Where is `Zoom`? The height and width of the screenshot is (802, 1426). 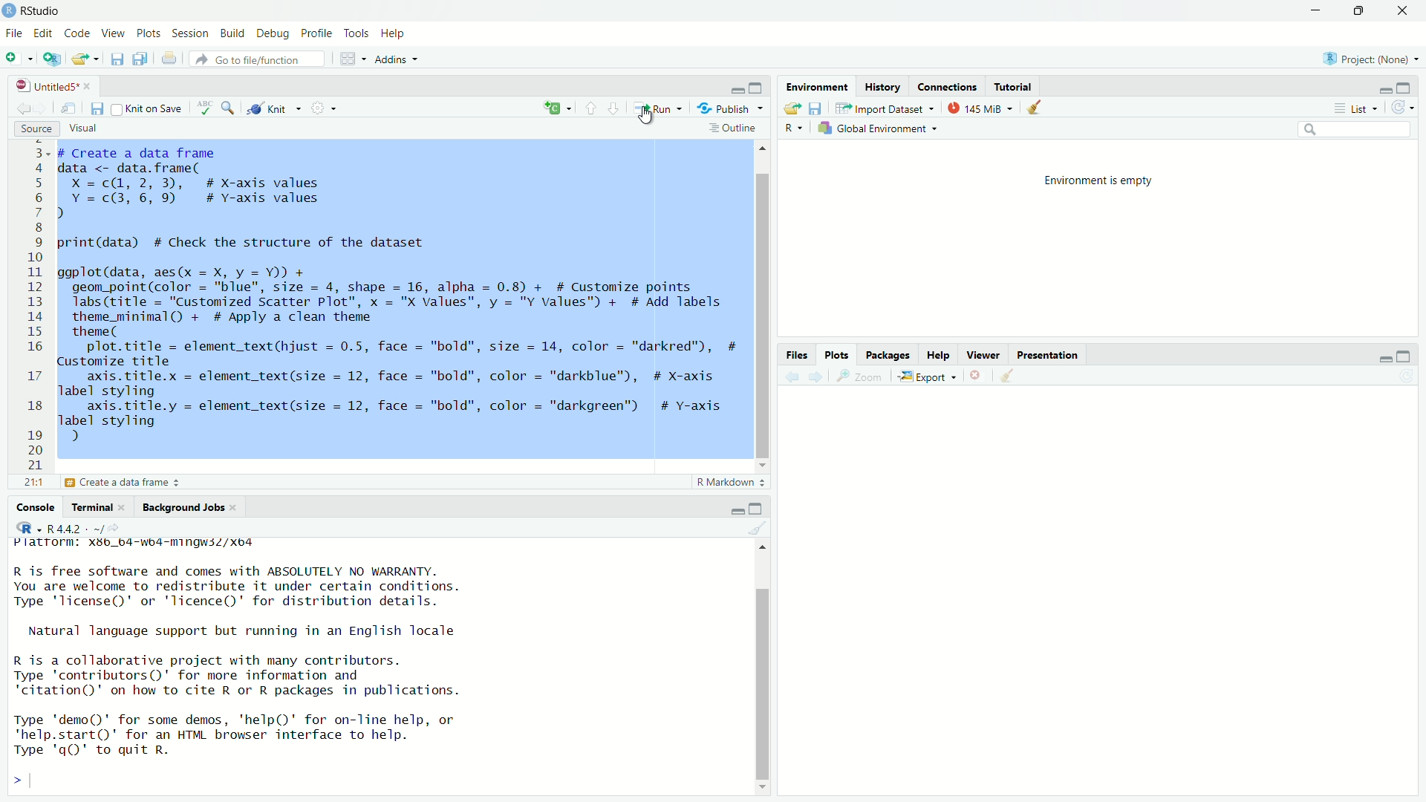 Zoom is located at coordinates (859, 377).